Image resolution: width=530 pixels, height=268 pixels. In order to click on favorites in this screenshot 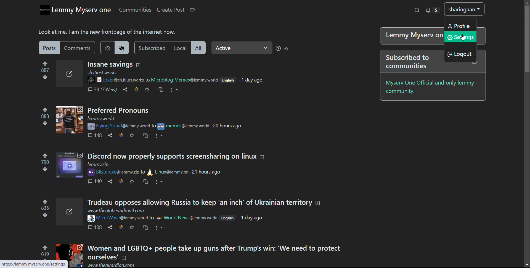, I will do `click(132, 136)`.